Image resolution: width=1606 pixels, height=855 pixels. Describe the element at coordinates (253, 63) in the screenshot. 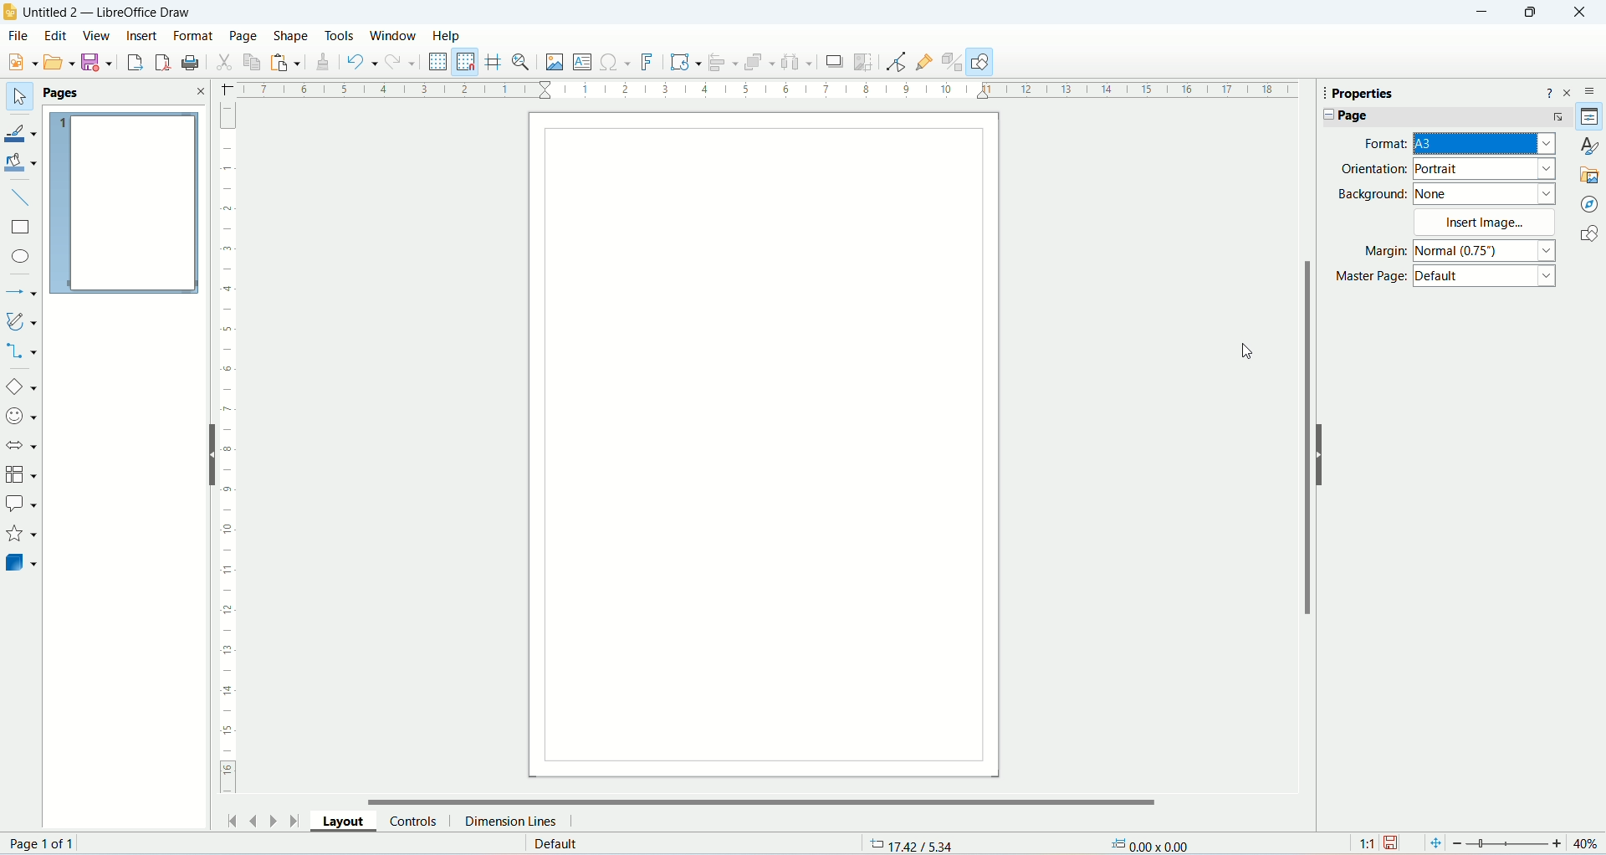

I see `copy` at that location.